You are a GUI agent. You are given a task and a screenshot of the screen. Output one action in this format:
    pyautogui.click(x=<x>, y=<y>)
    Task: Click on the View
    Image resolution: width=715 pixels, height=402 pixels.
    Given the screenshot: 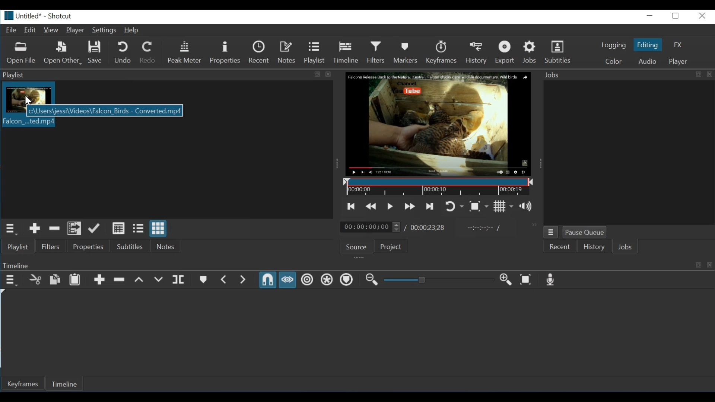 What is the action you would take?
    pyautogui.click(x=51, y=31)
    